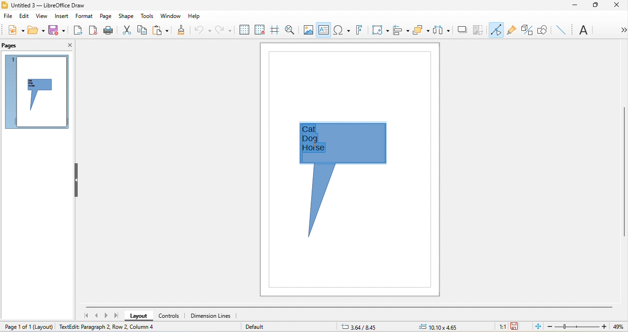 Image resolution: width=628 pixels, height=332 pixels. Describe the element at coordinates (57, 30) in the screenshot. I see `save` at that location.